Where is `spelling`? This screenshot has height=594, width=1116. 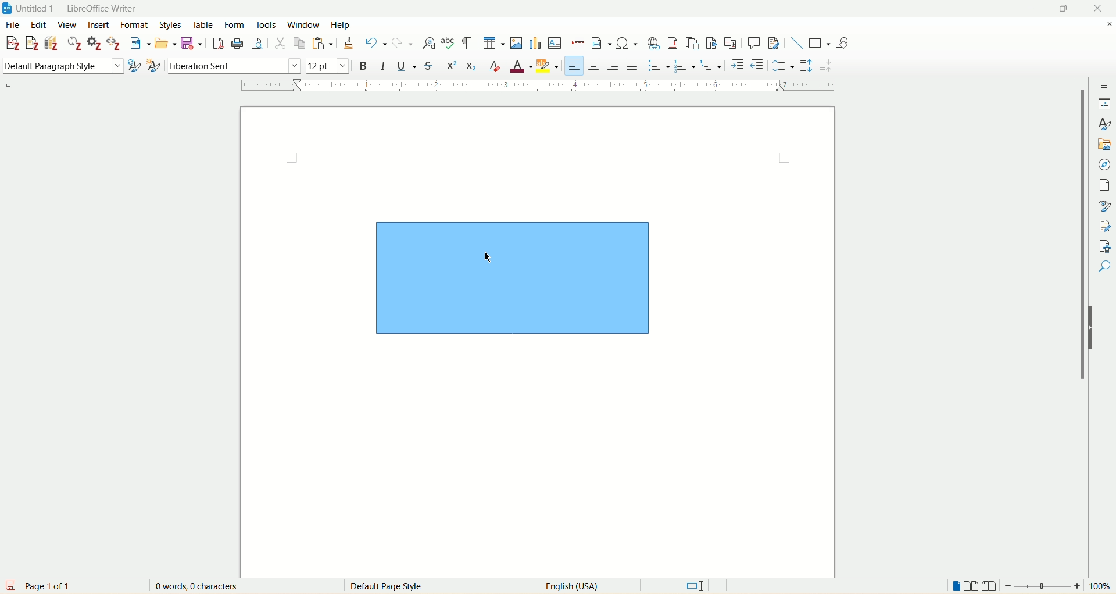 spelling is located at coordinates (449, 44).